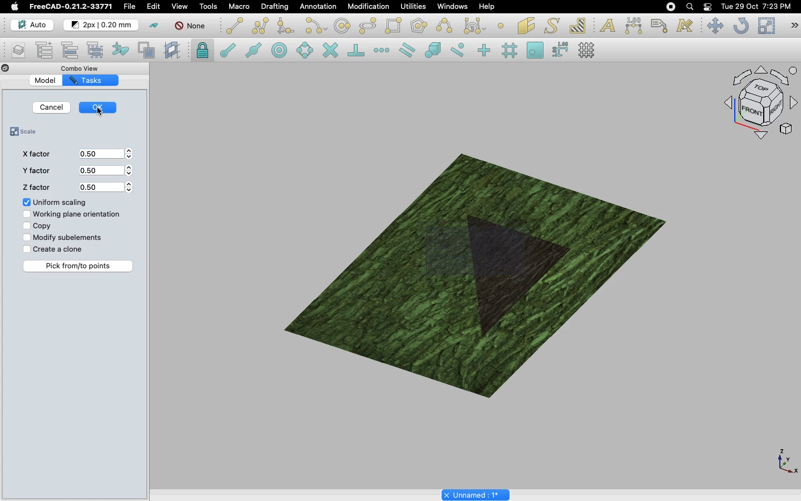 This screenshot has width=801, height=501. What do you see at coordinates (278, 51) in the screenshot?
I see `Snap center` at bounding box center [278, 51].